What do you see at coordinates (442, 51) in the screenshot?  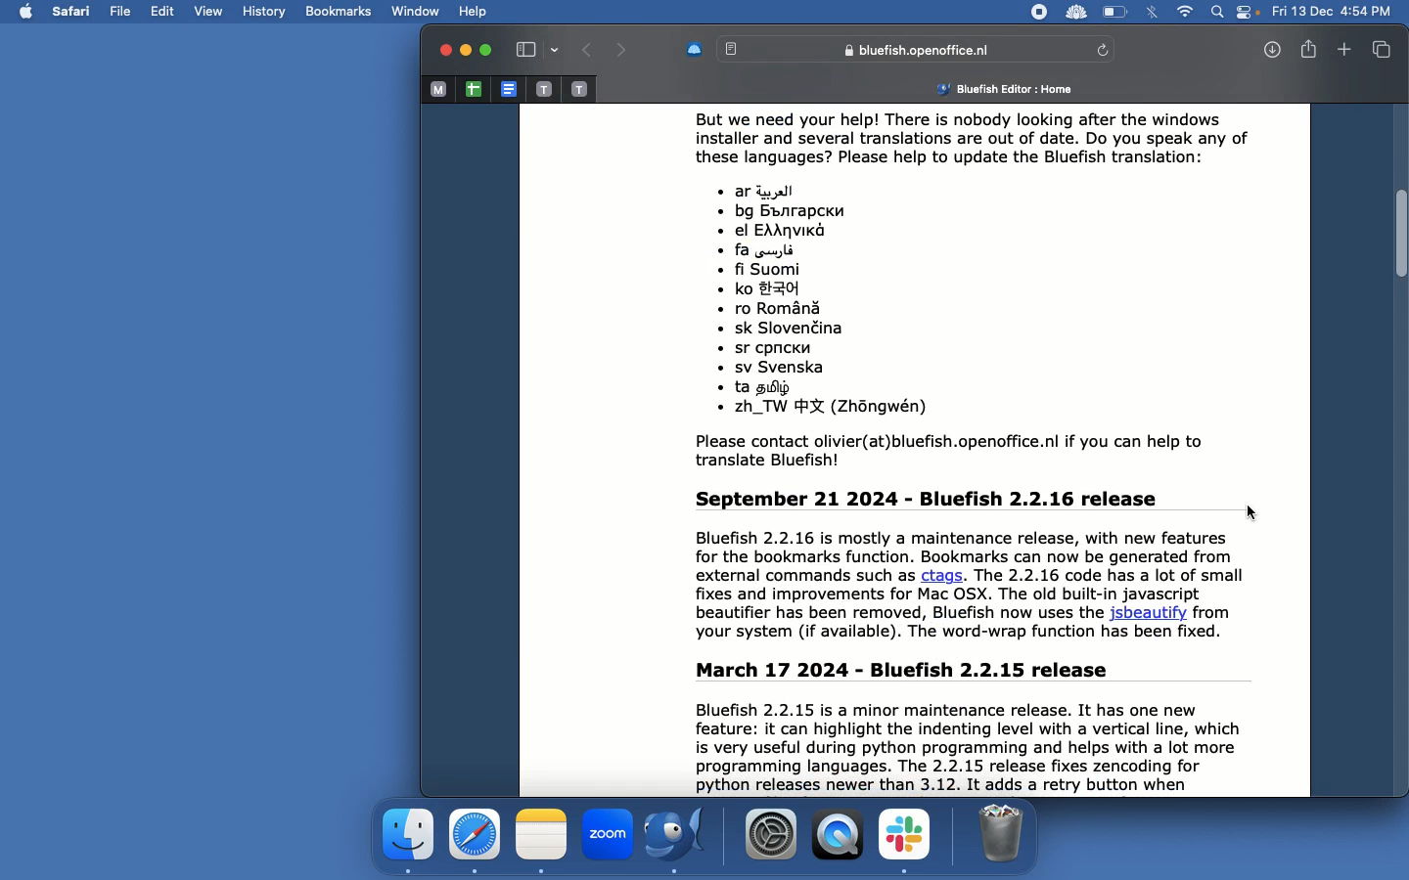 I see `Close` at bounding box center [442, 51].